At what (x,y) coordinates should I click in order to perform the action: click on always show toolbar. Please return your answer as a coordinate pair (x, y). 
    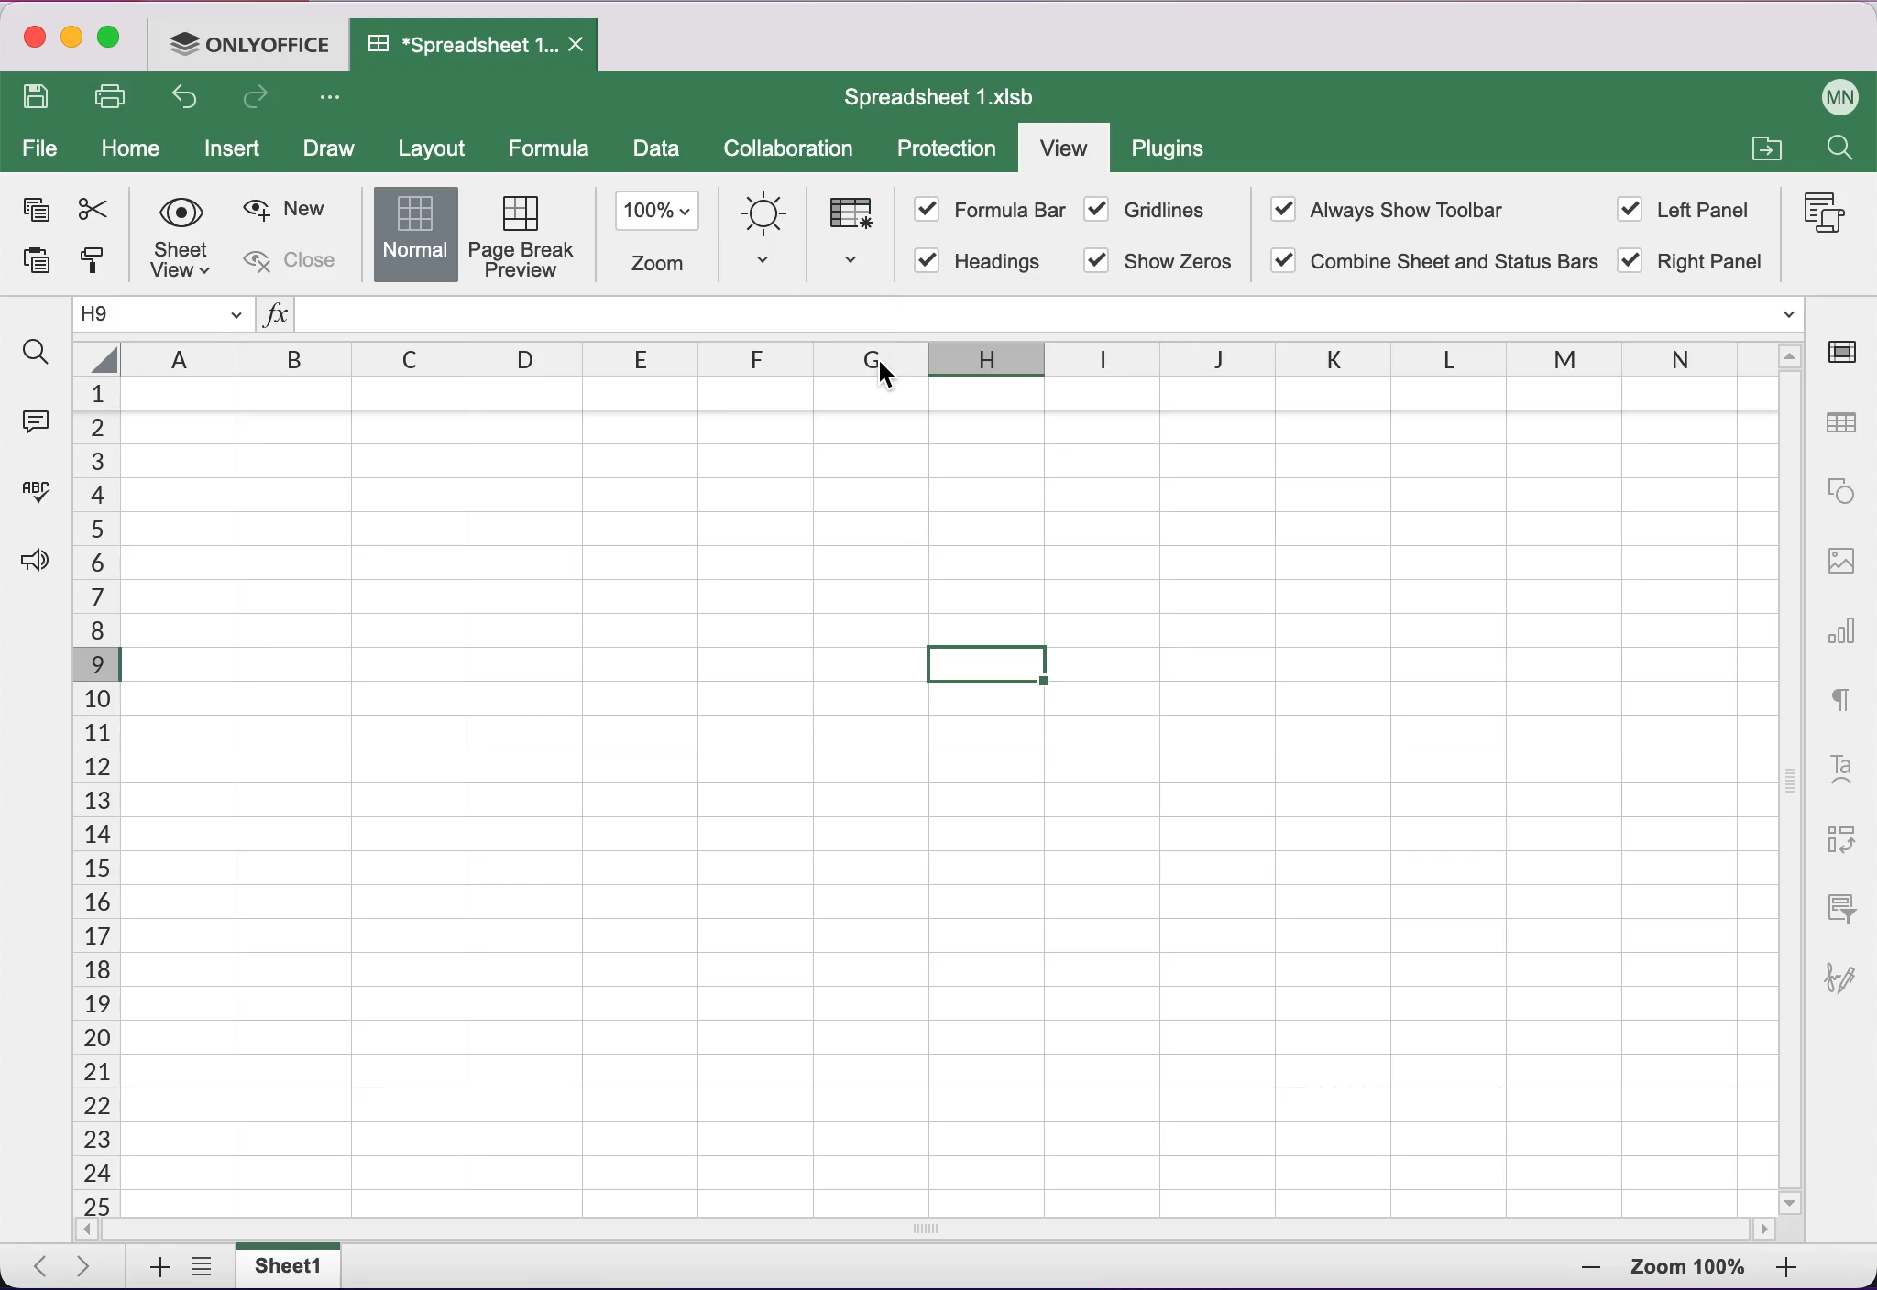
    Looking at the image, I should click on (1392, 210).